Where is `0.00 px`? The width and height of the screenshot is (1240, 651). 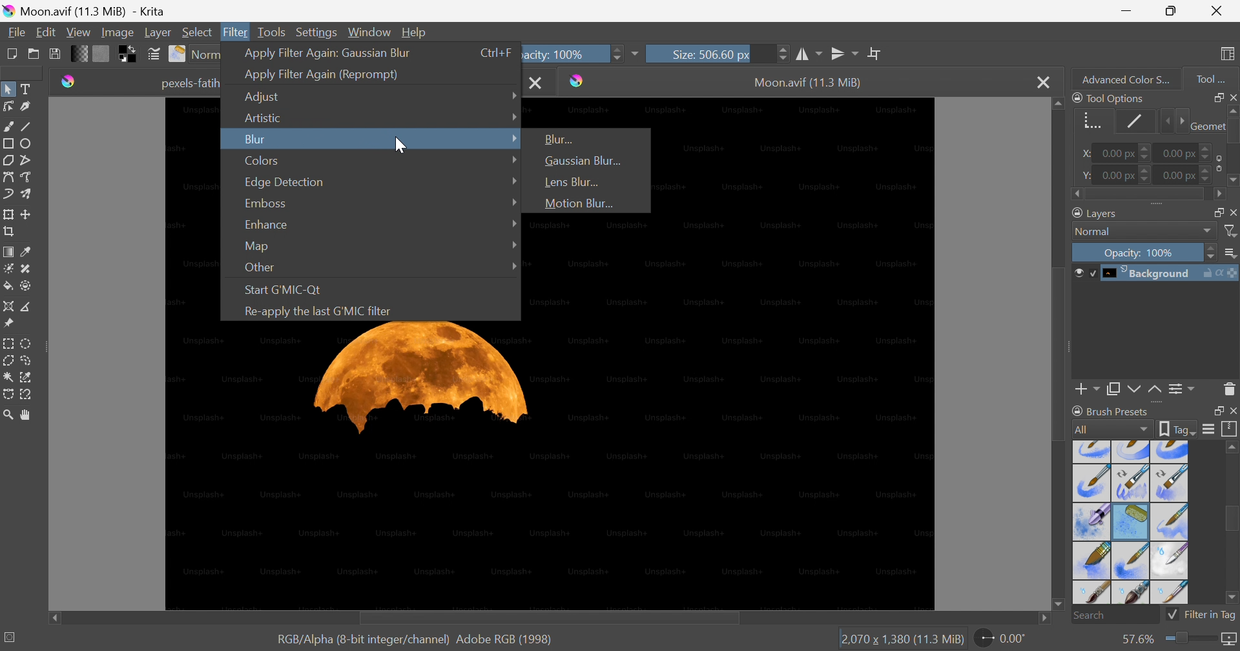 0.00 px is located at coordinates (1190, 175).